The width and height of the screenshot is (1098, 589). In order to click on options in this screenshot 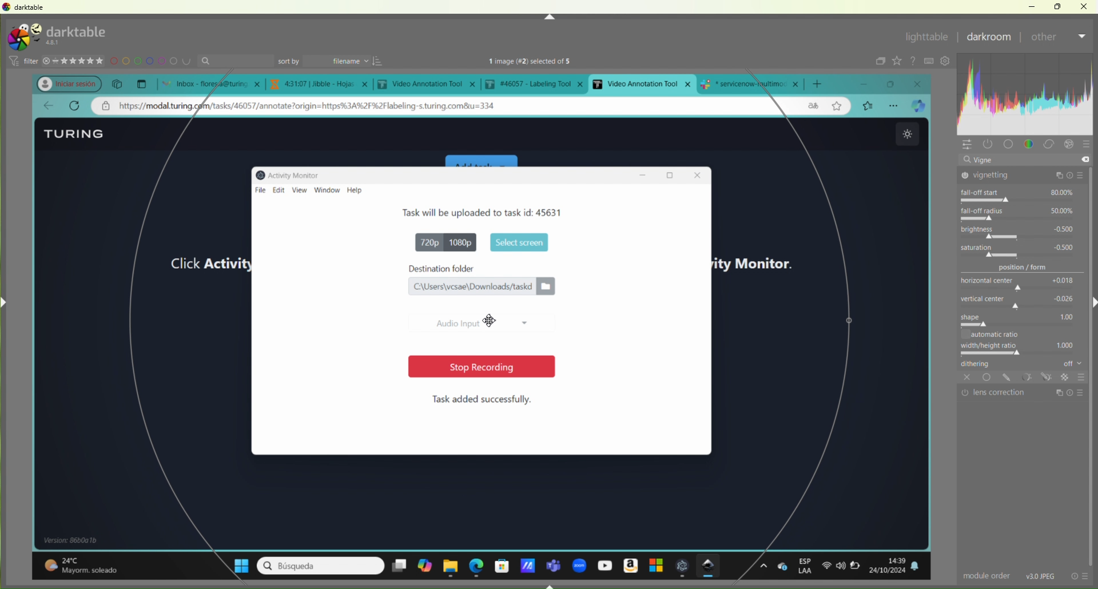, I will do `click(895, 105)`.